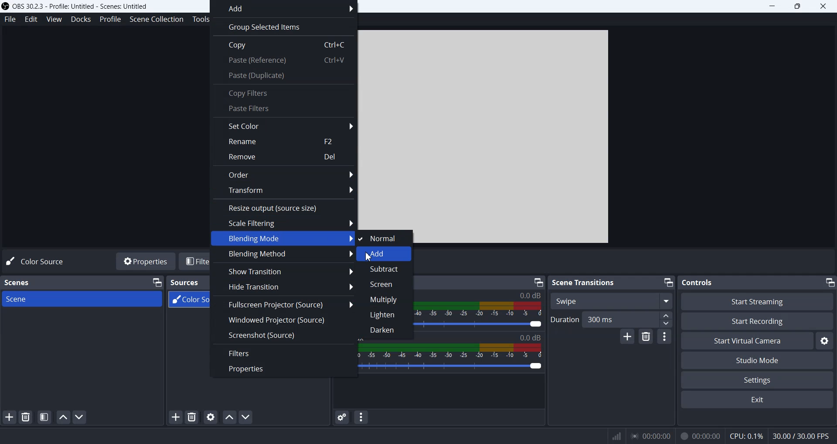 Image resolution: width=837 pixels, height=444 pixels. Describe the element at coordinates (563, 320) in the screenshot. I see `Duration` at that location.